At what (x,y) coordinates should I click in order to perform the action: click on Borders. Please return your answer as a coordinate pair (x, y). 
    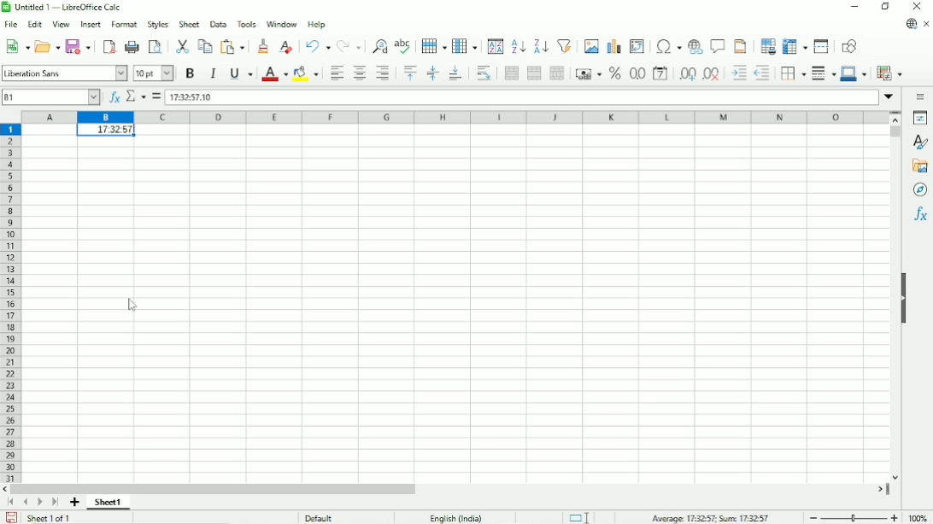
    Looking at the image, I should click on (793, 73).